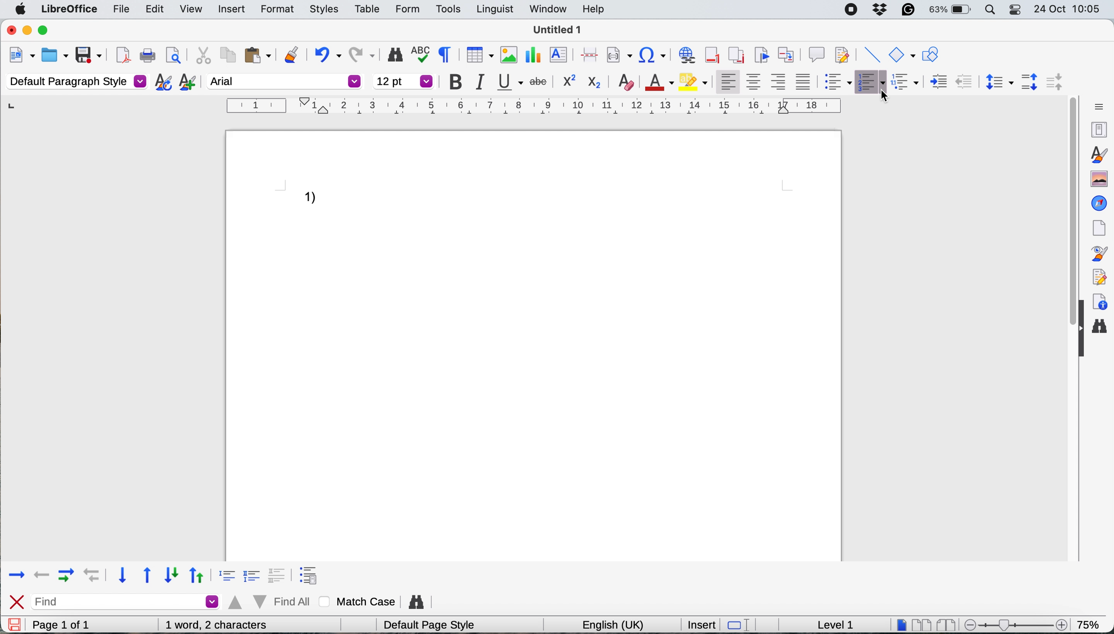  I want to click on insert text, so click(560, 55).